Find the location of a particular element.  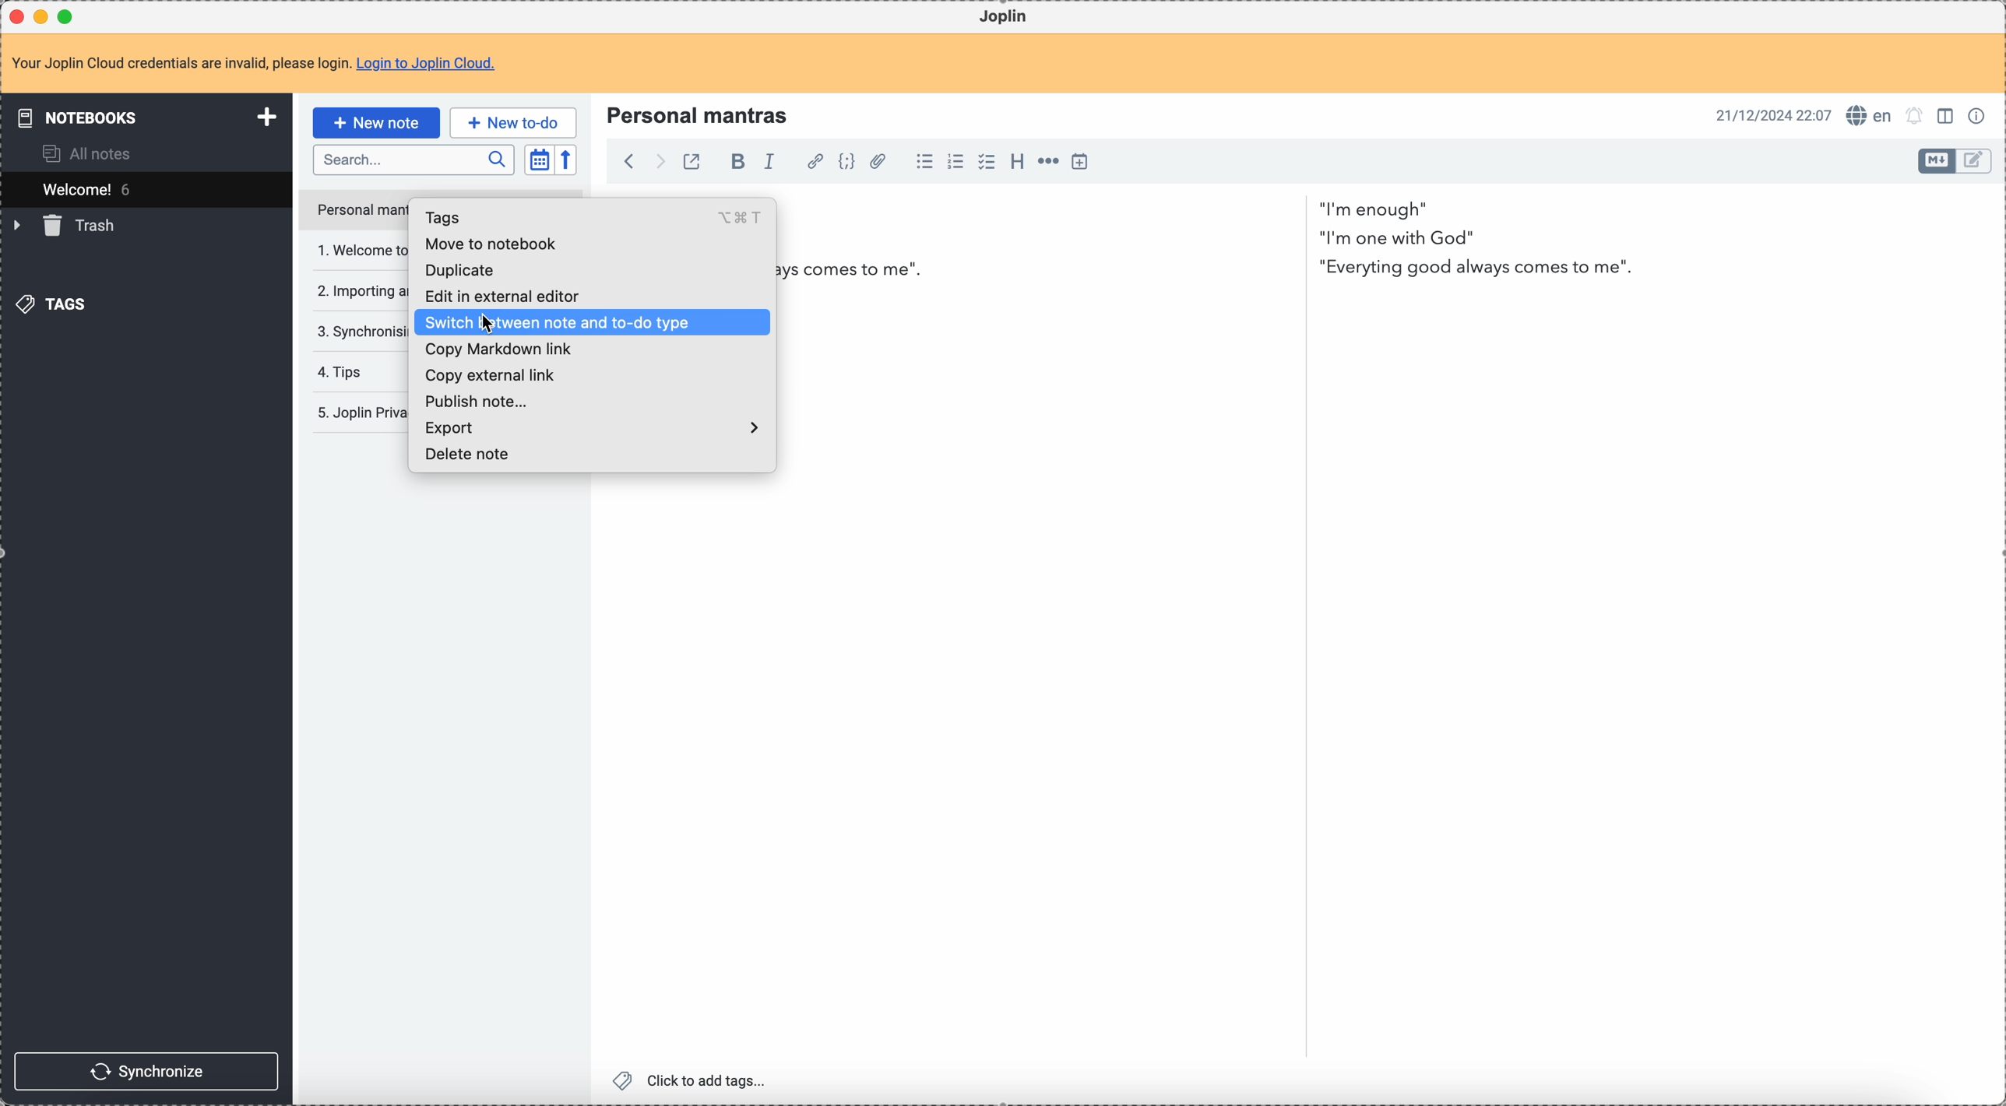

note properties is located at coordinates (1980, 117).